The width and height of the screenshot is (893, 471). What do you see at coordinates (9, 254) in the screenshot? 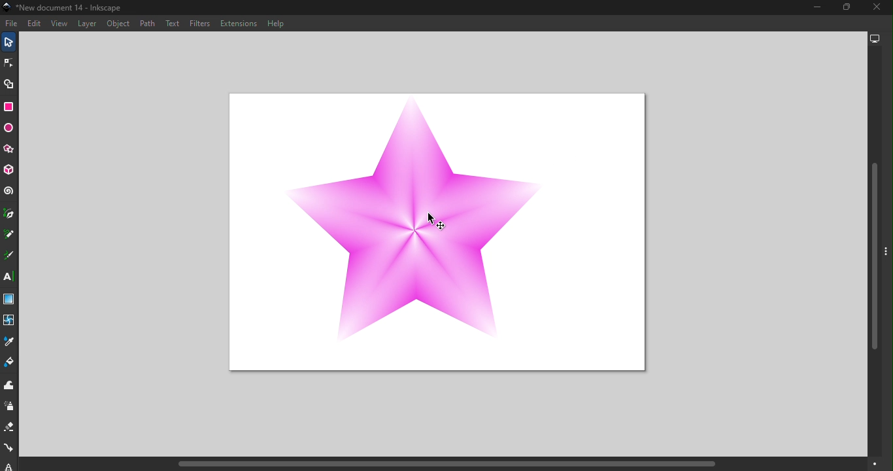
I see `Calligraphy tool` at bounding box center [9, 254].